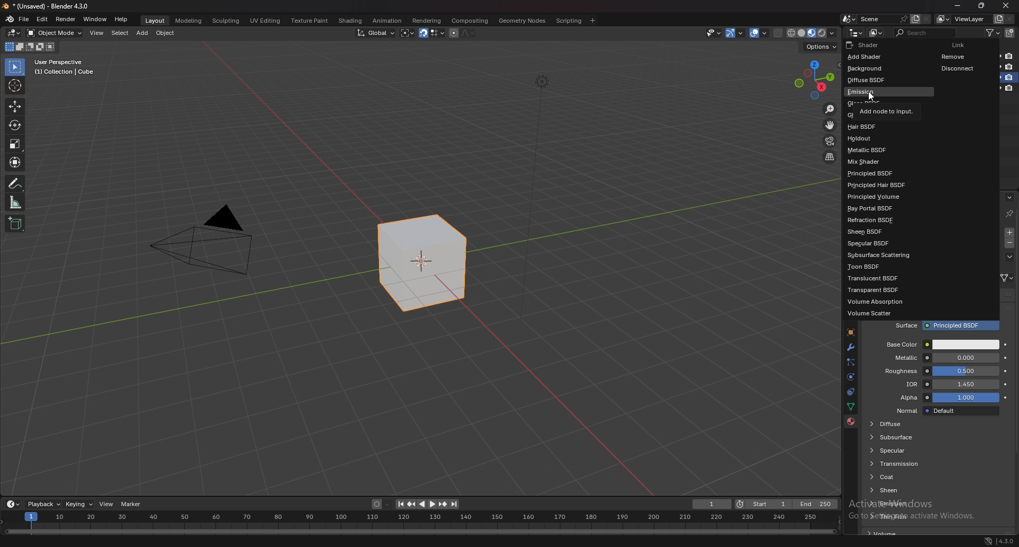 This screenshot has height=547, width=1019. I want to click on , so click(204, 244).